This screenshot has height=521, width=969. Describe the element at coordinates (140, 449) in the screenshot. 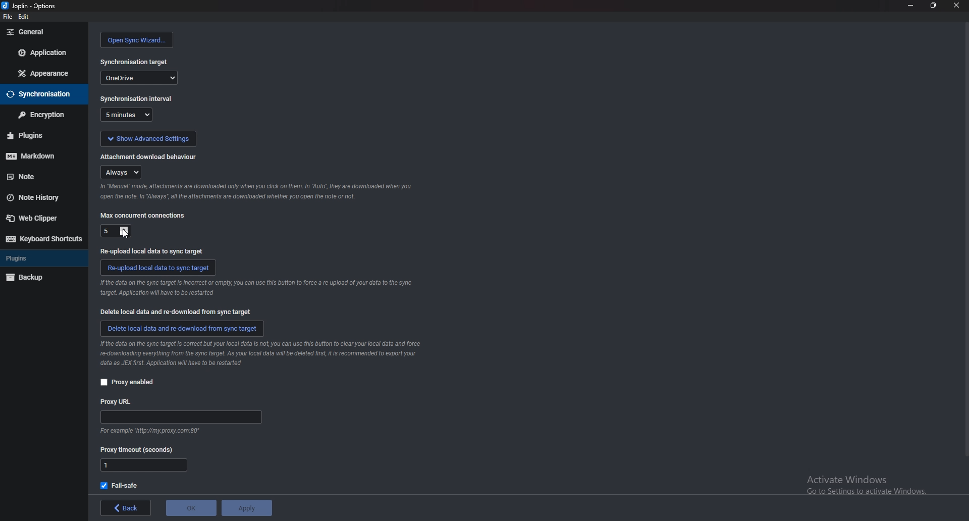

I see `proxy timeout` at that location.